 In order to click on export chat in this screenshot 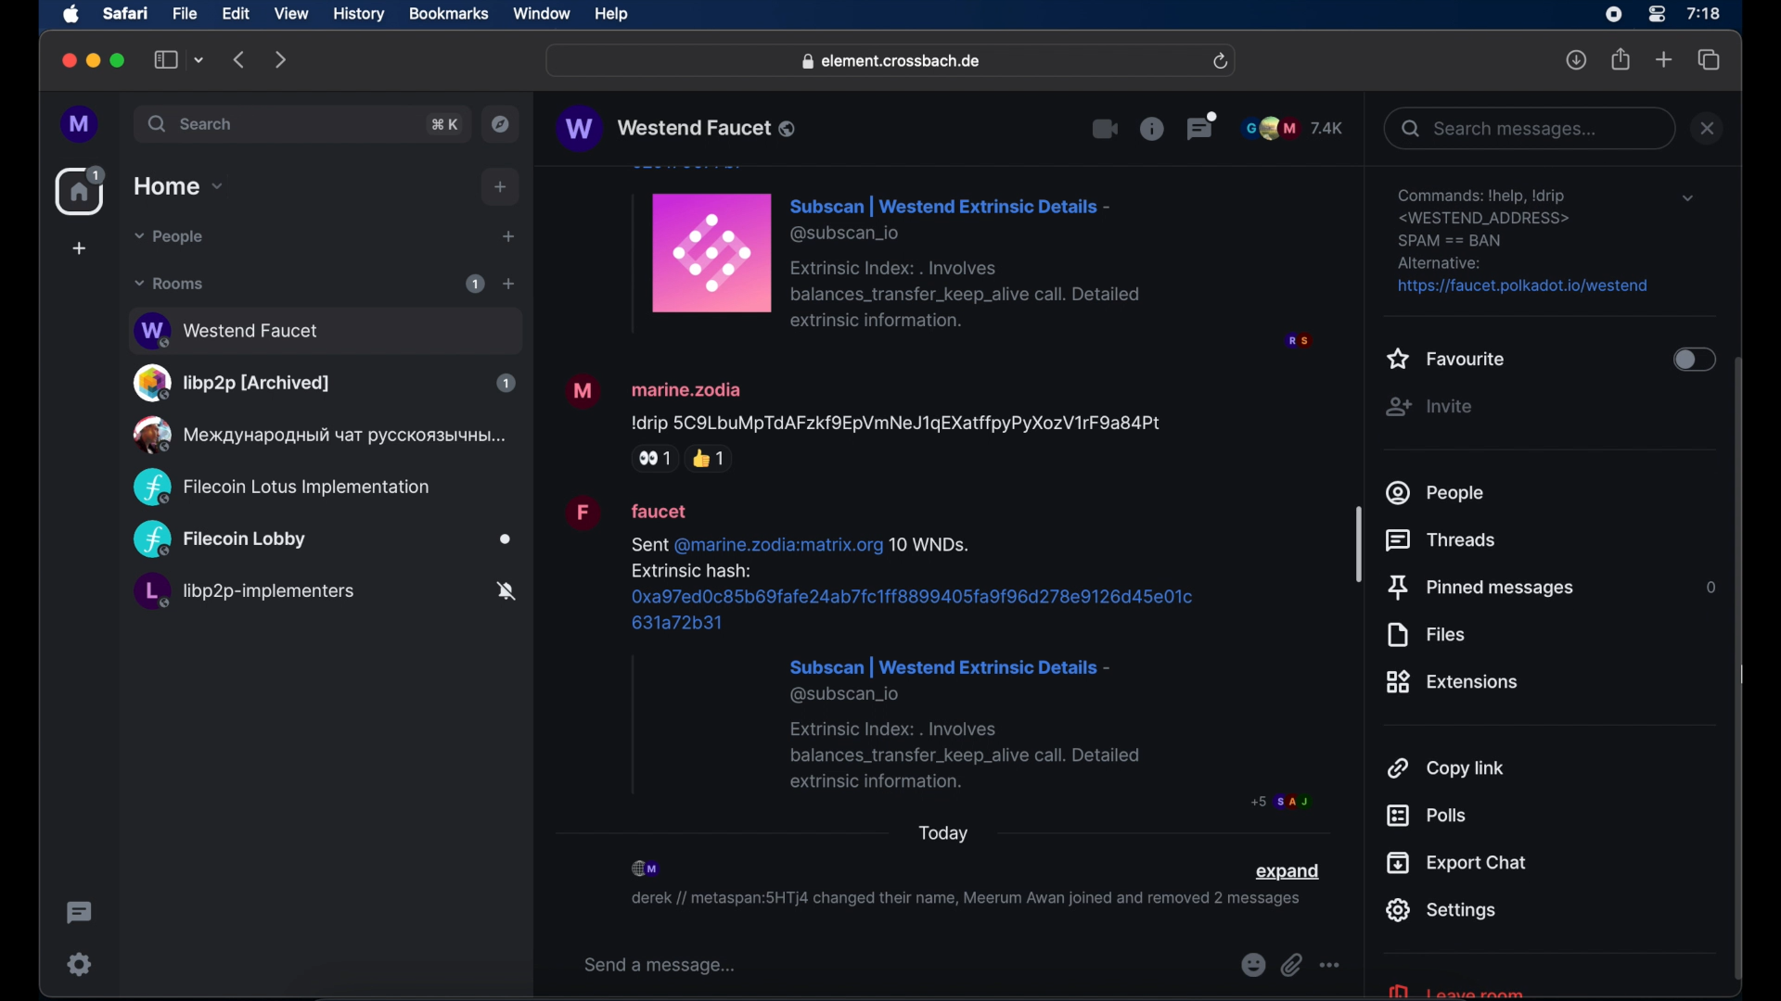, I will do `click(1457, 863)`.